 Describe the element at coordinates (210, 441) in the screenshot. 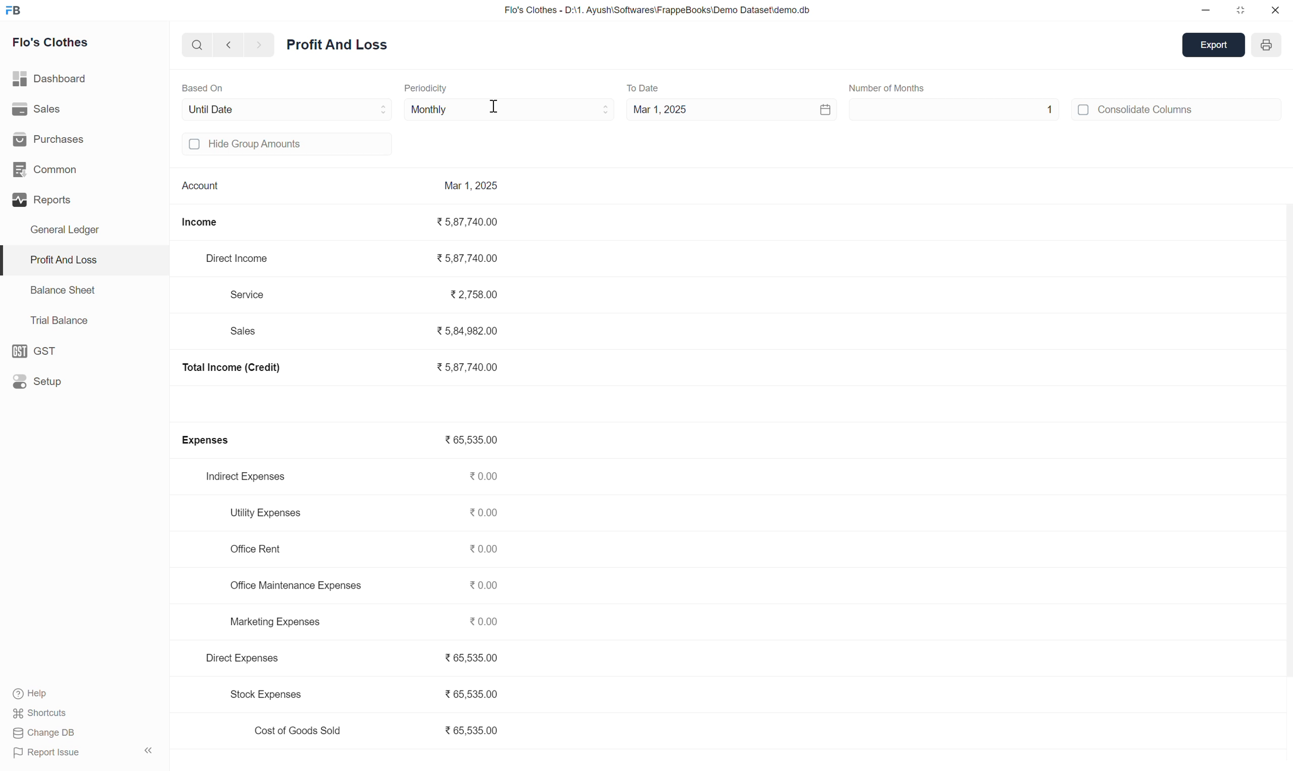

I see `Expenses` at that location.